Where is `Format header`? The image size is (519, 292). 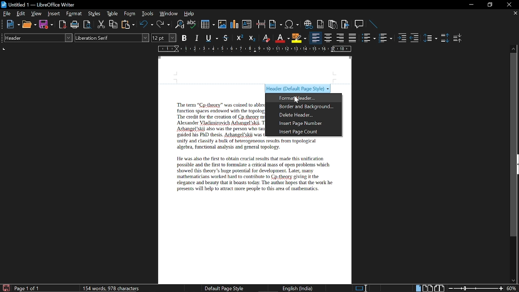 Format header is located at coordinates (299, 99).